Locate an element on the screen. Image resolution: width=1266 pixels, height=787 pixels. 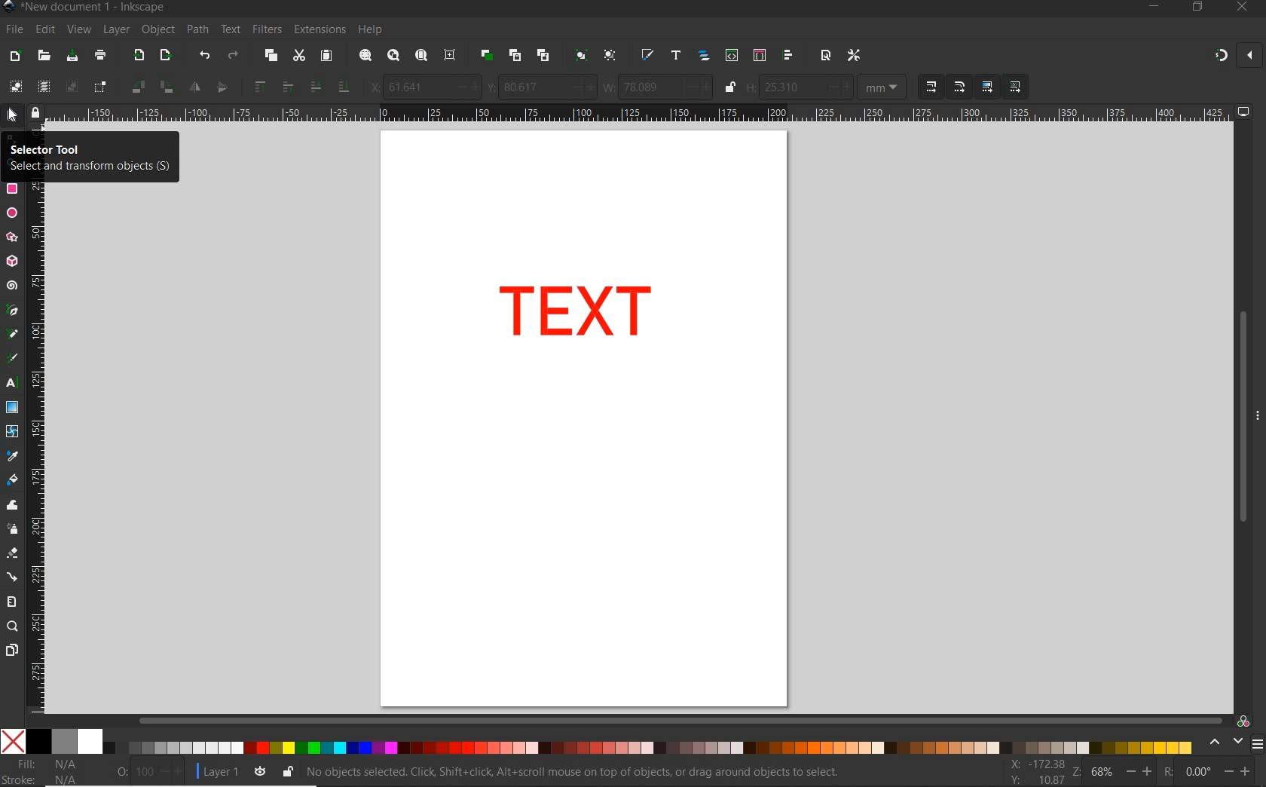
filters is located at coordinates (267, 29).